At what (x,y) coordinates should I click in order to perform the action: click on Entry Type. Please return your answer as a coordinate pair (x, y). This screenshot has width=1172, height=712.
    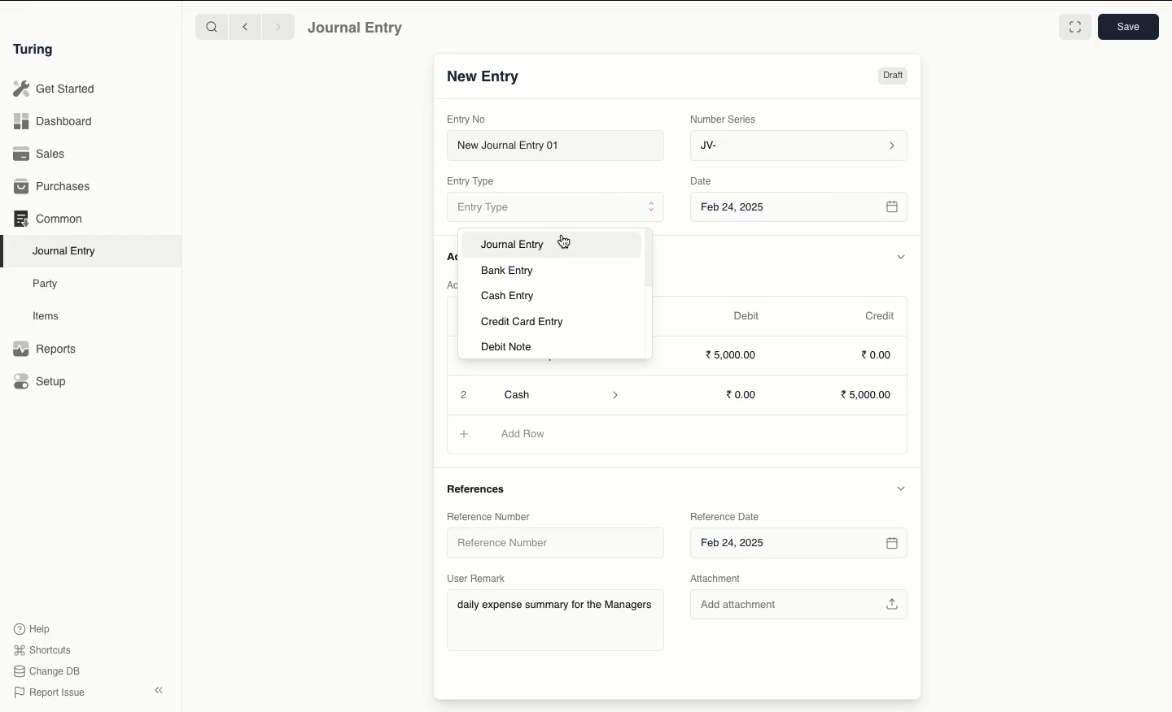
    Looking at the image, I should click on (555, 206).